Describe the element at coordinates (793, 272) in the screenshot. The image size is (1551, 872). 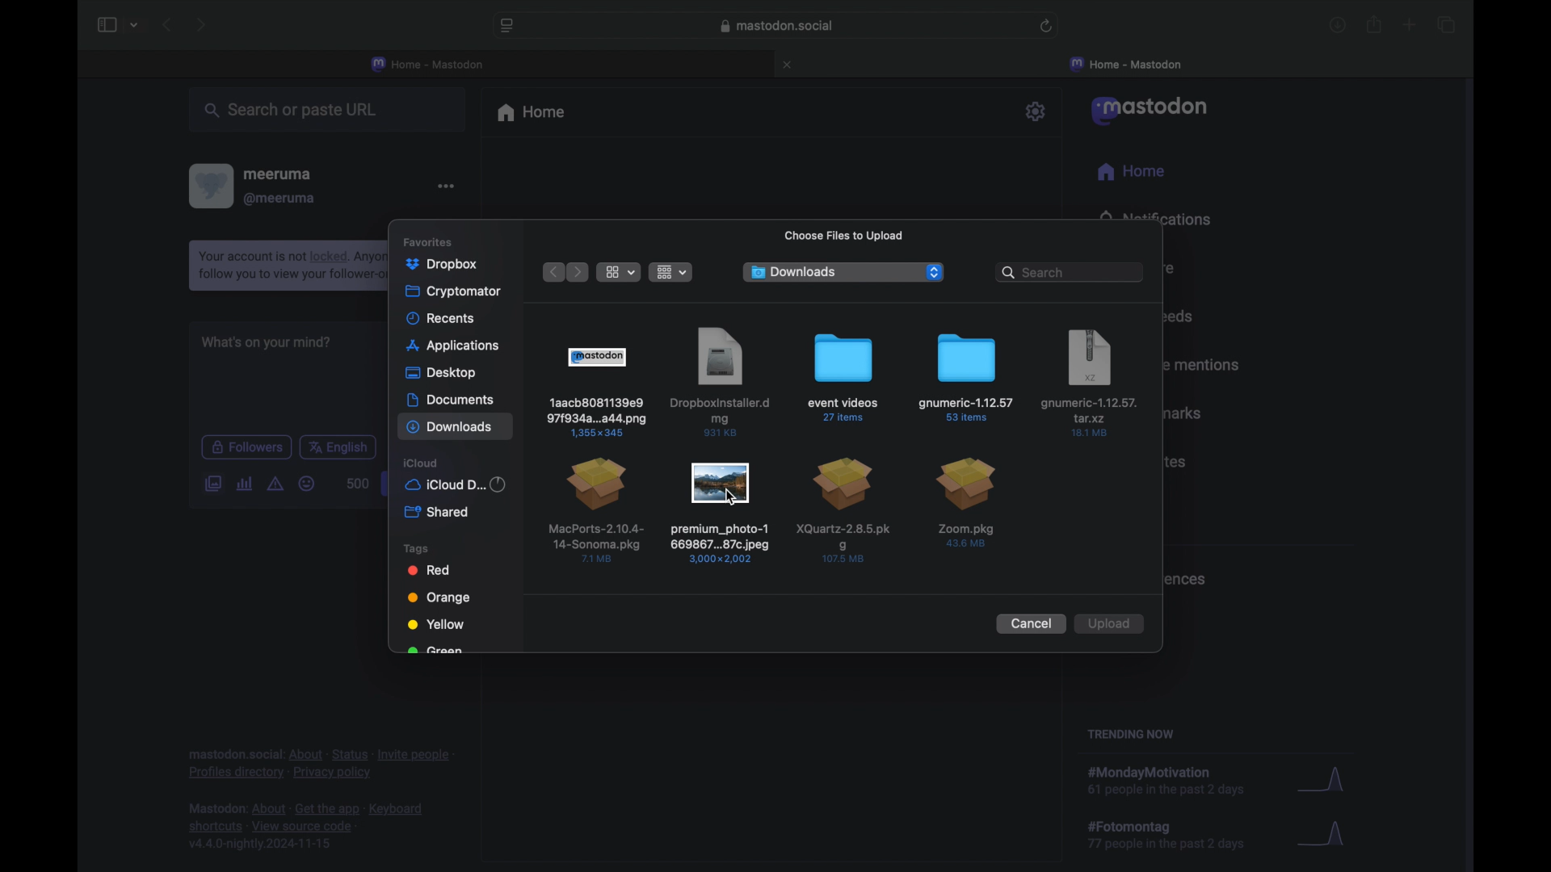
I see `downloads` at that location.